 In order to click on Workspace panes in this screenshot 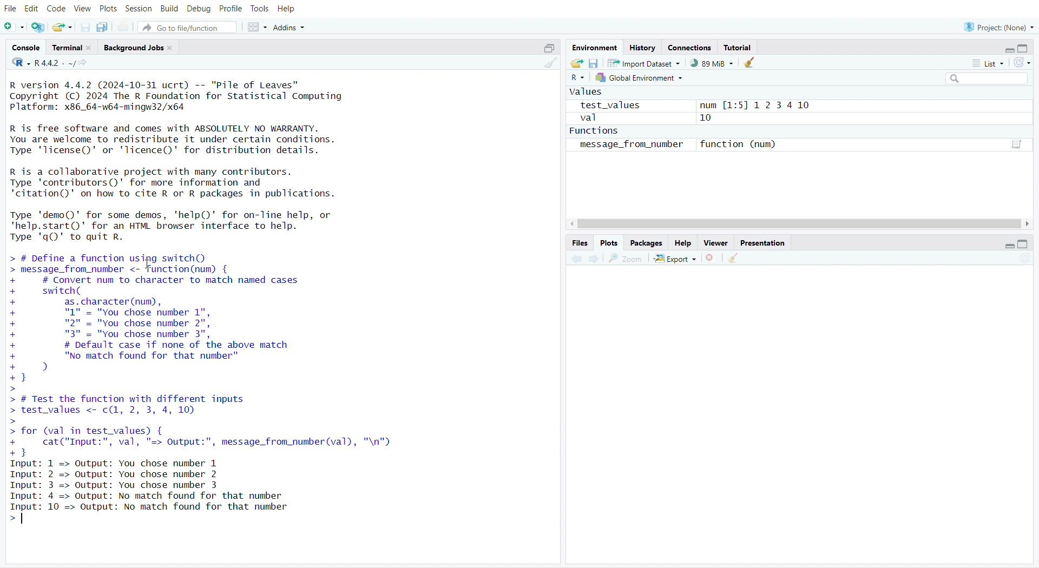, I will do `click(256, 28)`.